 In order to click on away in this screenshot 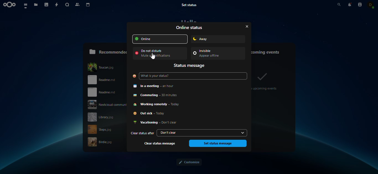, I will do `click(210, 39)`.